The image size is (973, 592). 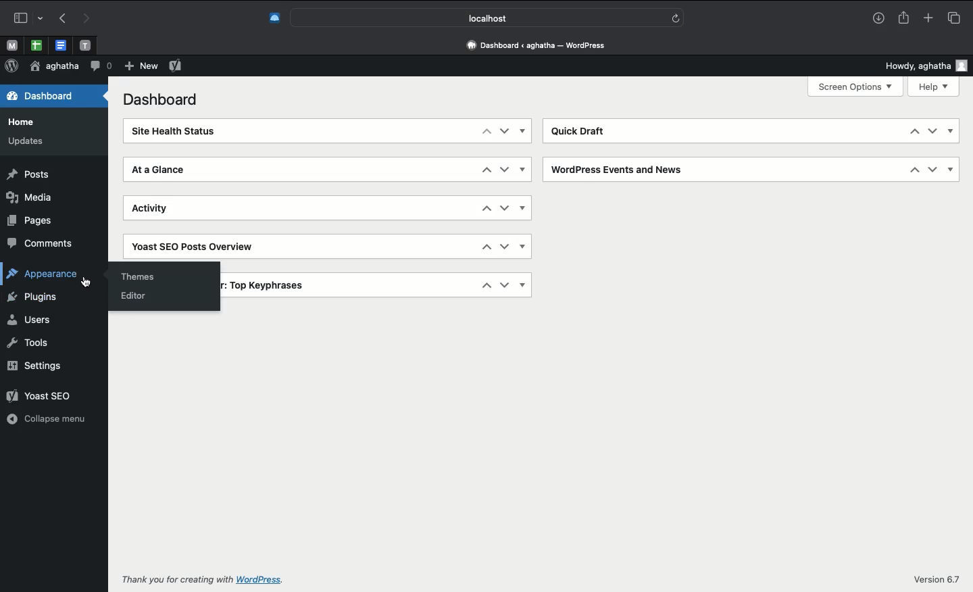 What do you see at coordinates (101, 65) in the screenshot?
I see `Comment` at bounding box center [101, 65].